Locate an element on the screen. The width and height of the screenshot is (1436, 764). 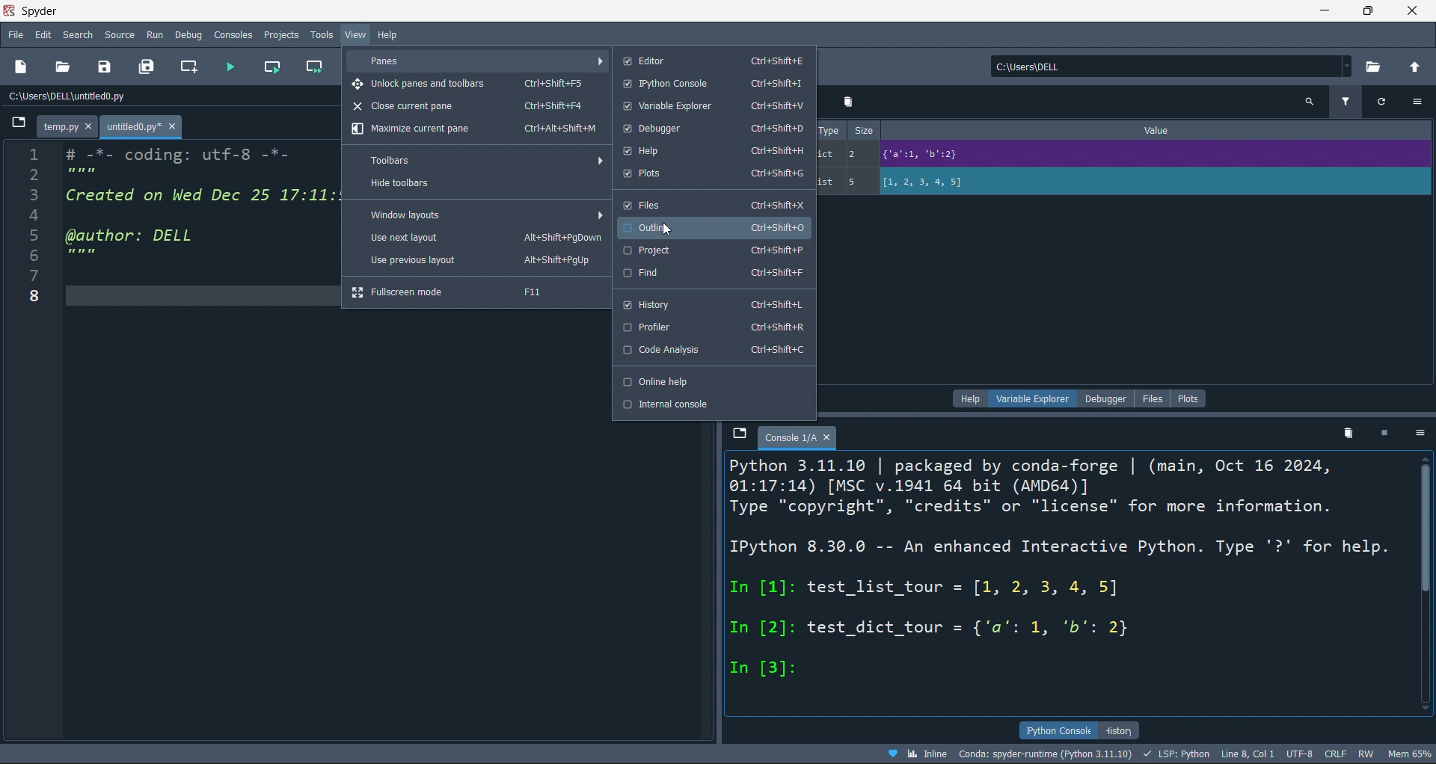
button is located at coordinates (17, 126).